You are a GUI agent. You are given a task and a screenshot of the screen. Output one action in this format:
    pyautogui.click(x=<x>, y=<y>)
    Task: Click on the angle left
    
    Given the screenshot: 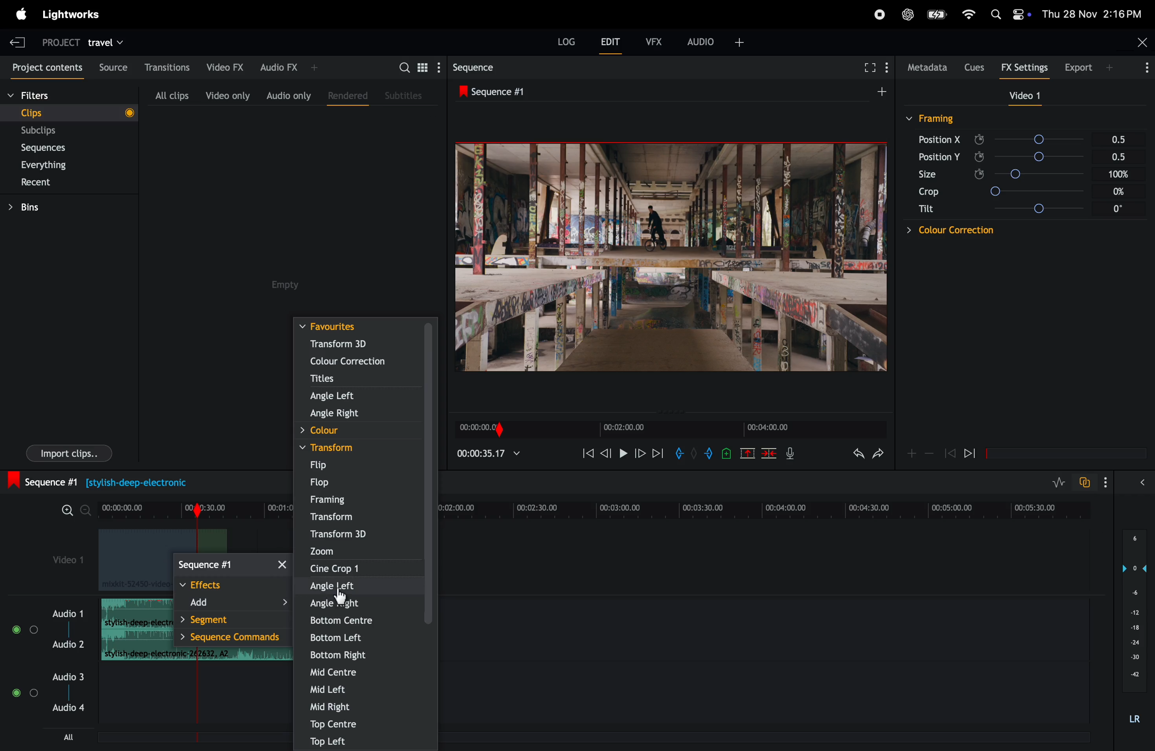 What is the action you would take?
    pyautogui.click(x=358, y=586)
    